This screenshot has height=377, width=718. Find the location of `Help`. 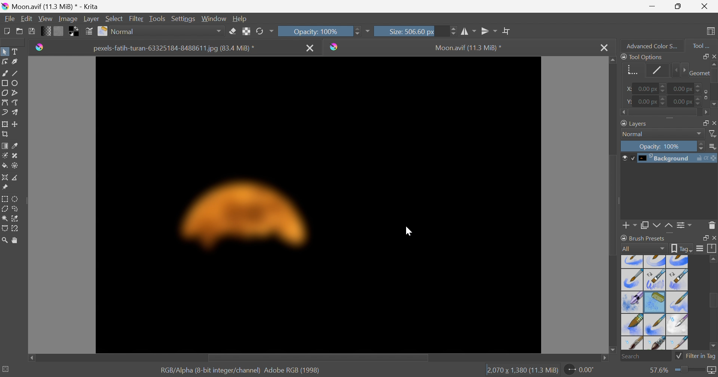

Help is located at coordinates (239, 19).